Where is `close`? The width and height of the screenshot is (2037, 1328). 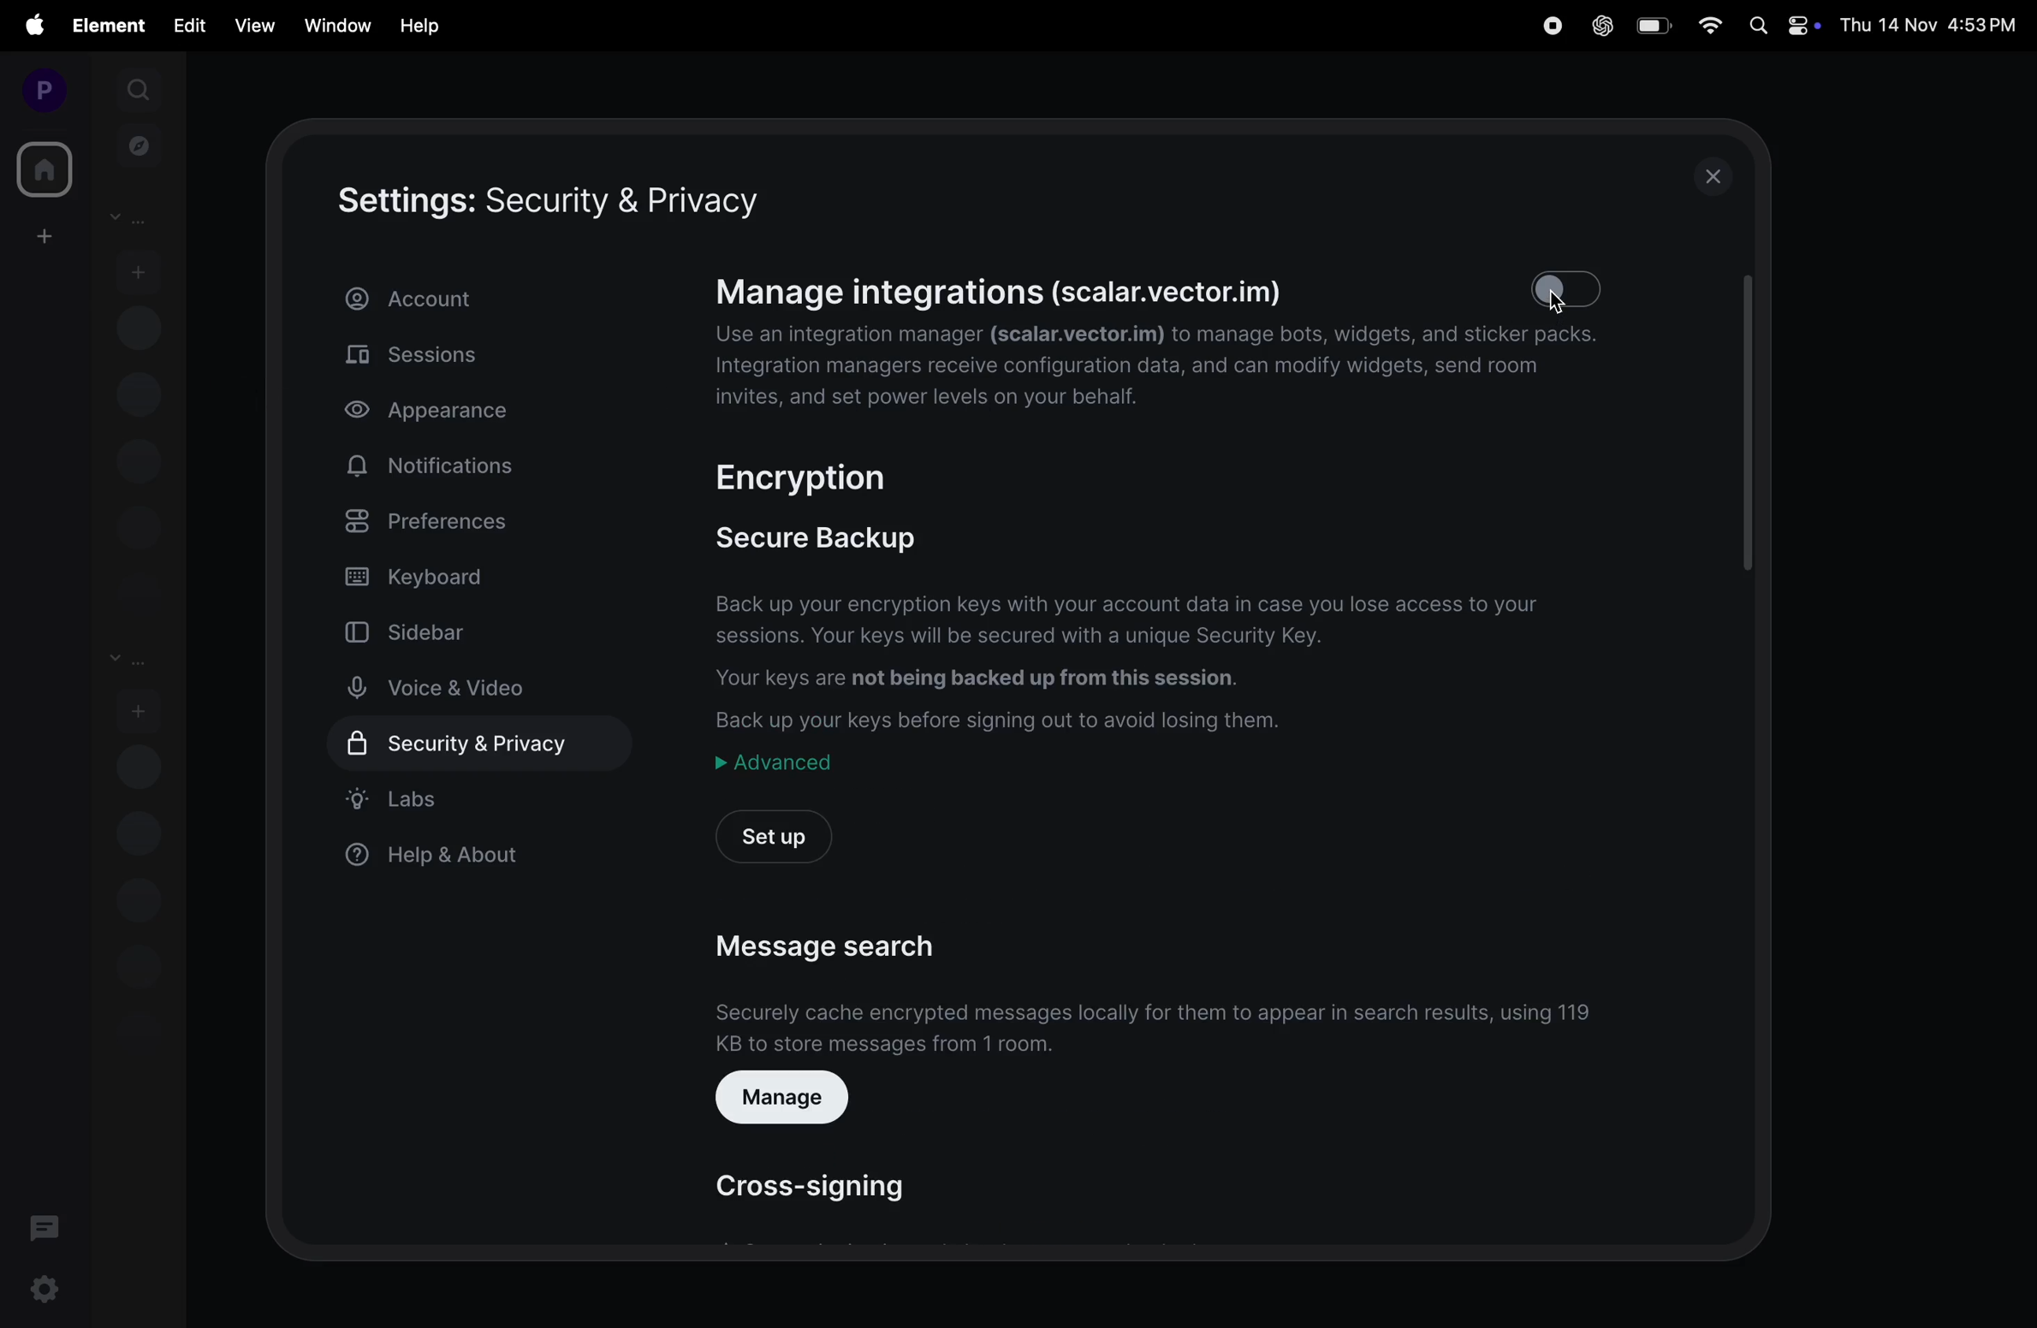 close is located at coordinates (1705, 176).